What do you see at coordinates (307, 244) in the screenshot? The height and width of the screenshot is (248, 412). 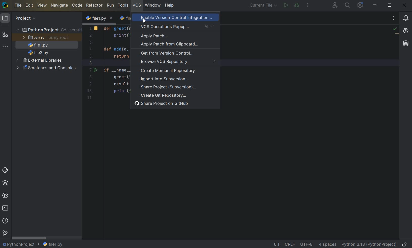 I see `file encoding` at bounding box center [307, 244].